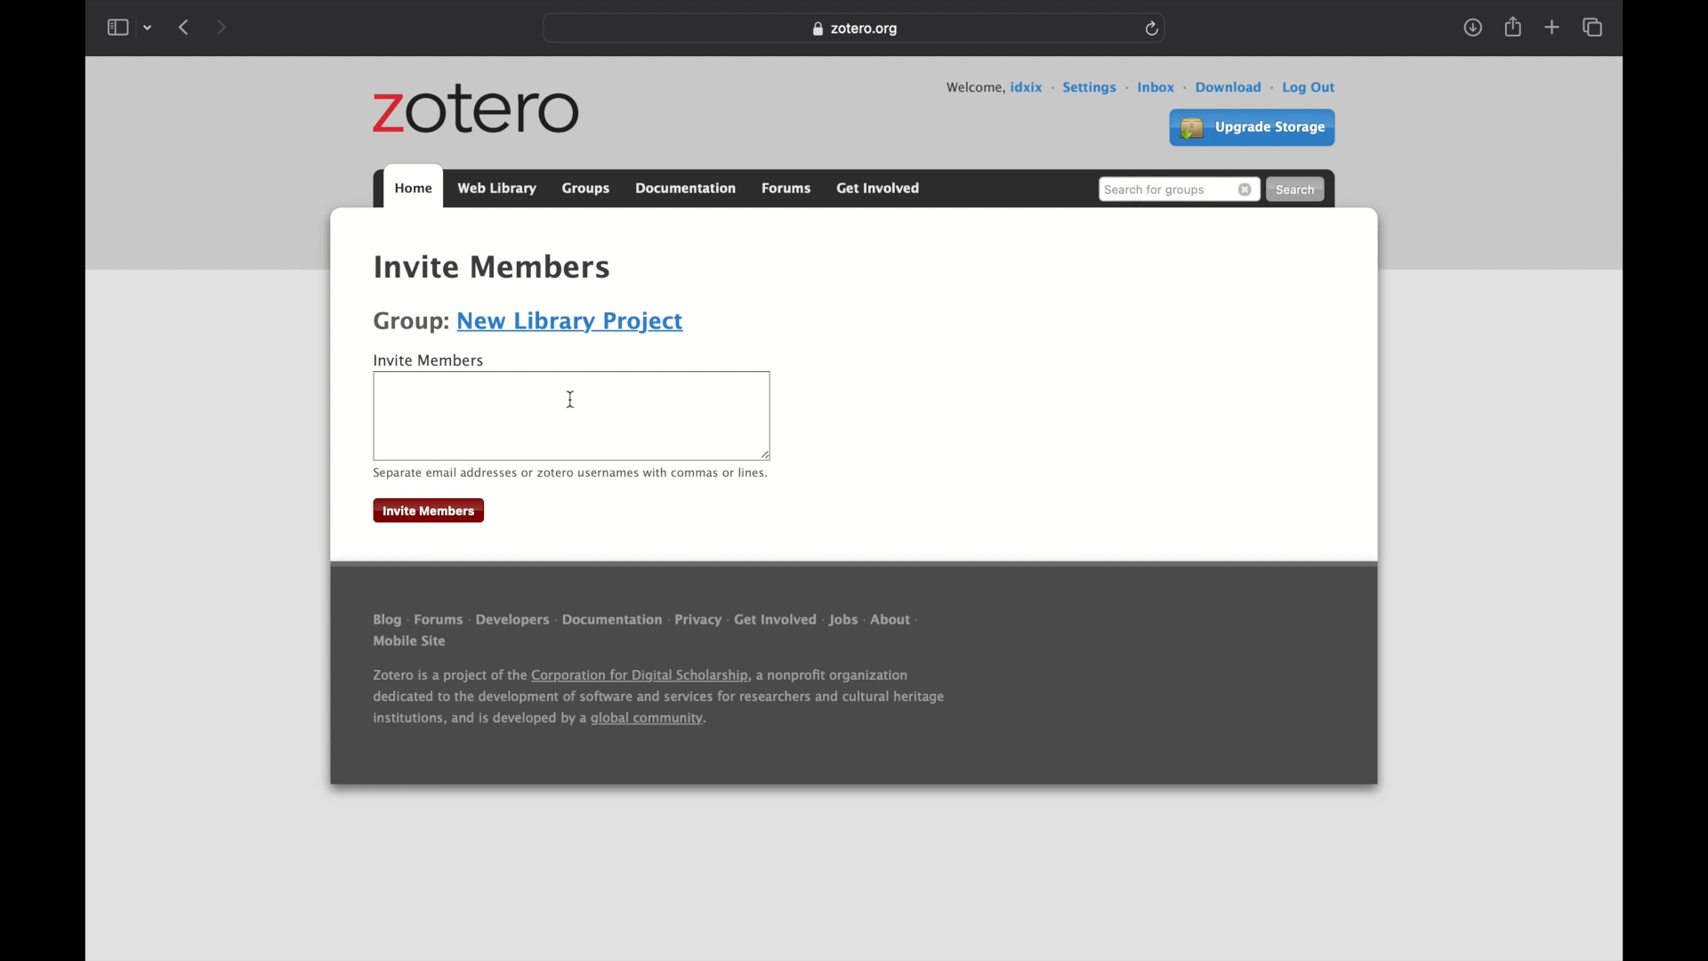 The image size is (1708, 961). What do you see at coordinates (1031, 86) in the screenshot?
I see `user id` at bounding box center [1031, 86].